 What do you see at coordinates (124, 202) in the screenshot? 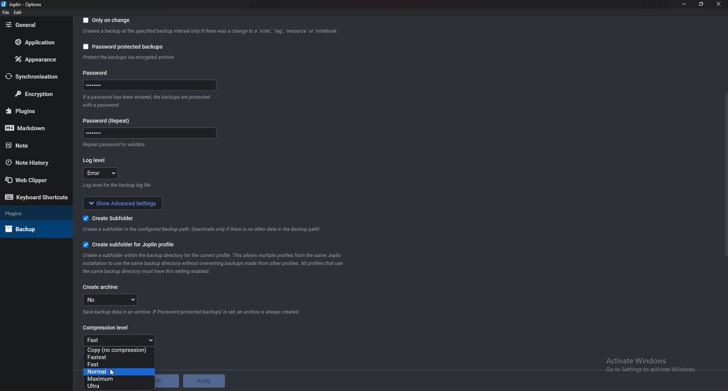
I see `Show advanced settings` at bounding box center [124, 202].